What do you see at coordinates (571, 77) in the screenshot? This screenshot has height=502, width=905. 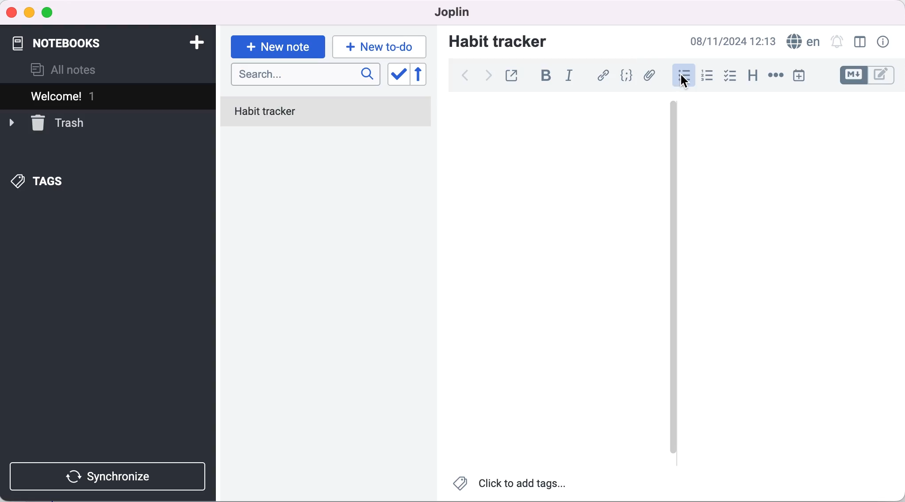 I see `italic` at bounding box center [571, 77].